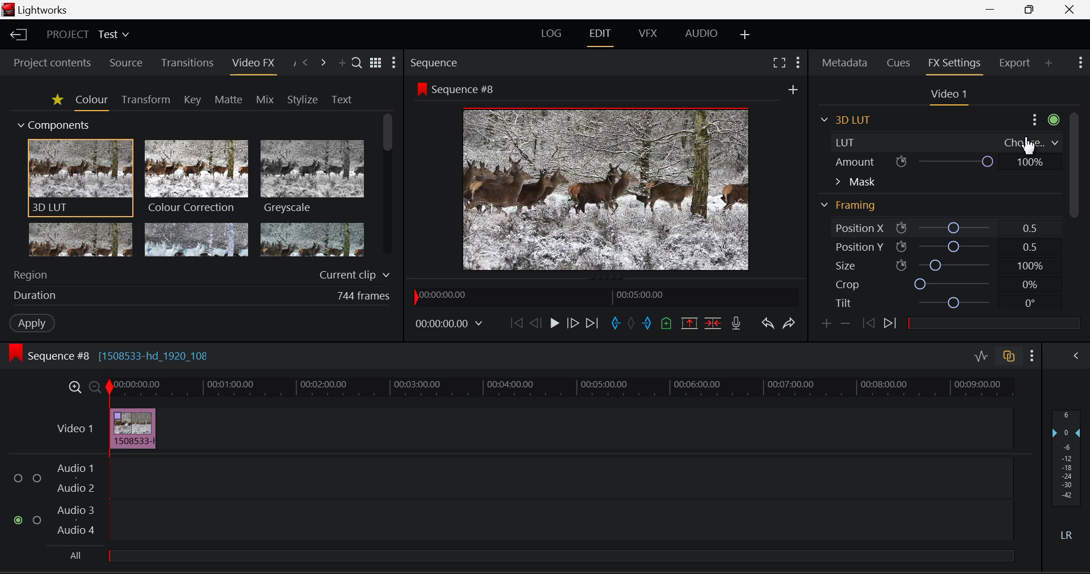 The height and width of the screenshot is (574, 1090). Describe the element at coordinates (593, 325) in the screenshot. I see `To End` at that location.